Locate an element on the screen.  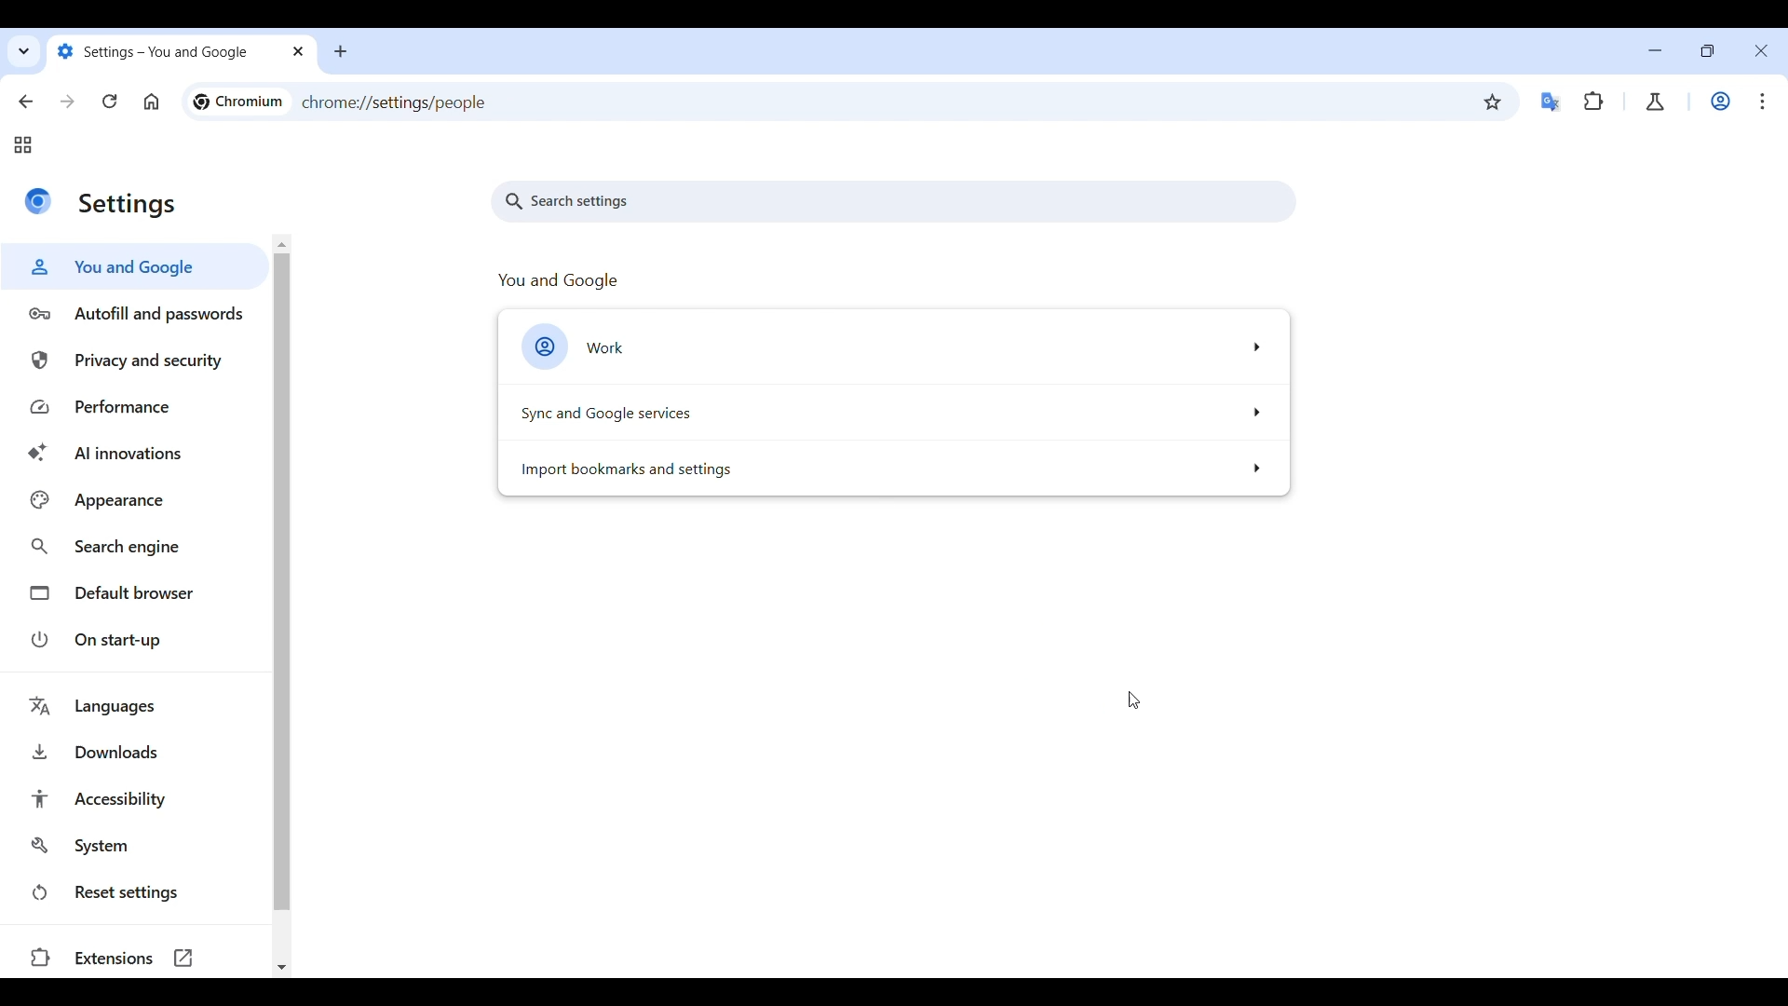
Performance is located at coordinates (138, 406).